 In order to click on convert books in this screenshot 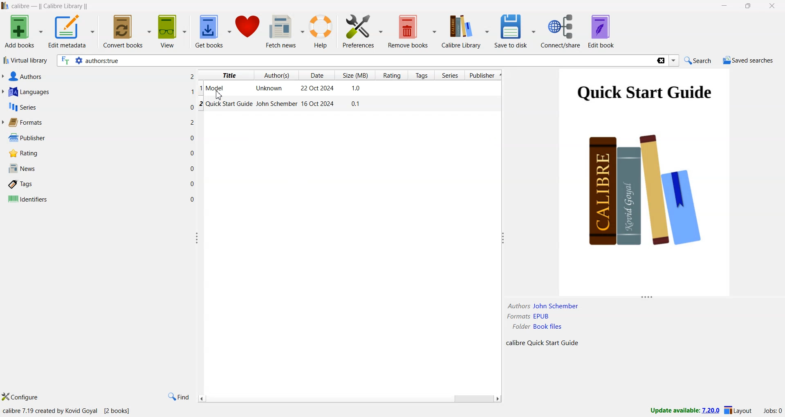, I will do `click(128, 31)`.